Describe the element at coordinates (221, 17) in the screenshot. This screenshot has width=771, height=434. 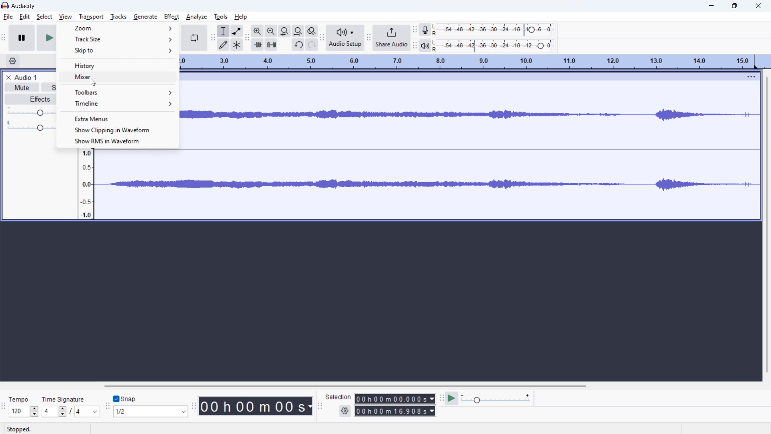
I see `tools` at that location.